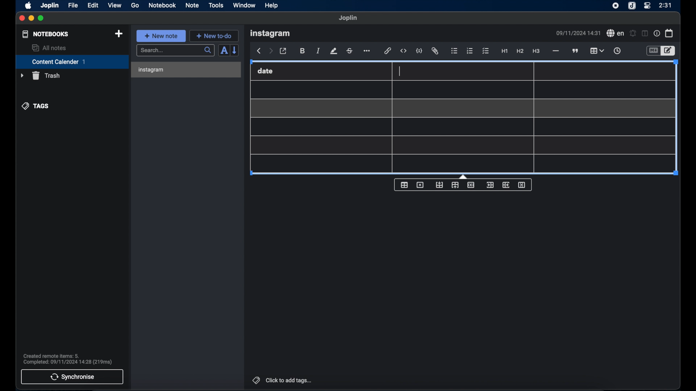  Describe the element at coordinates (403, 51) in the screenshot. I see `inline code` at that location.